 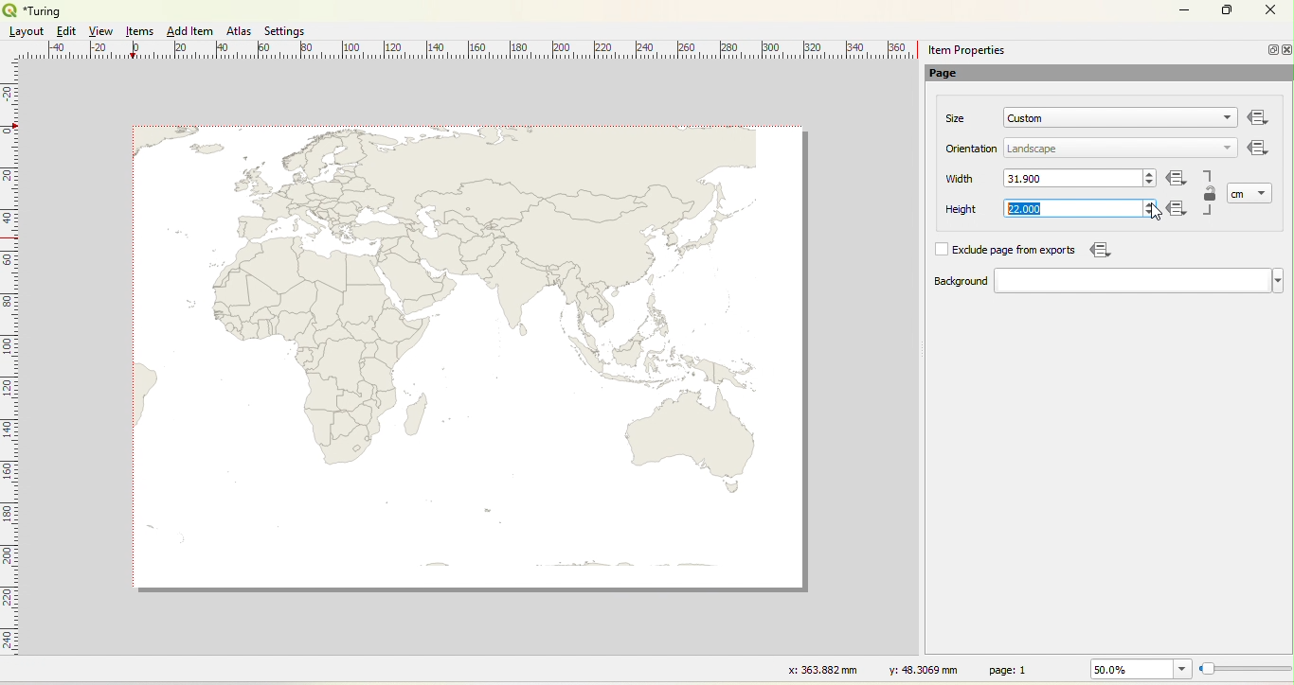 What do you see at coordinates (917, 669) in the screenshot?
I see `y: 48.3069 mm` at bounding box center [917, 669].